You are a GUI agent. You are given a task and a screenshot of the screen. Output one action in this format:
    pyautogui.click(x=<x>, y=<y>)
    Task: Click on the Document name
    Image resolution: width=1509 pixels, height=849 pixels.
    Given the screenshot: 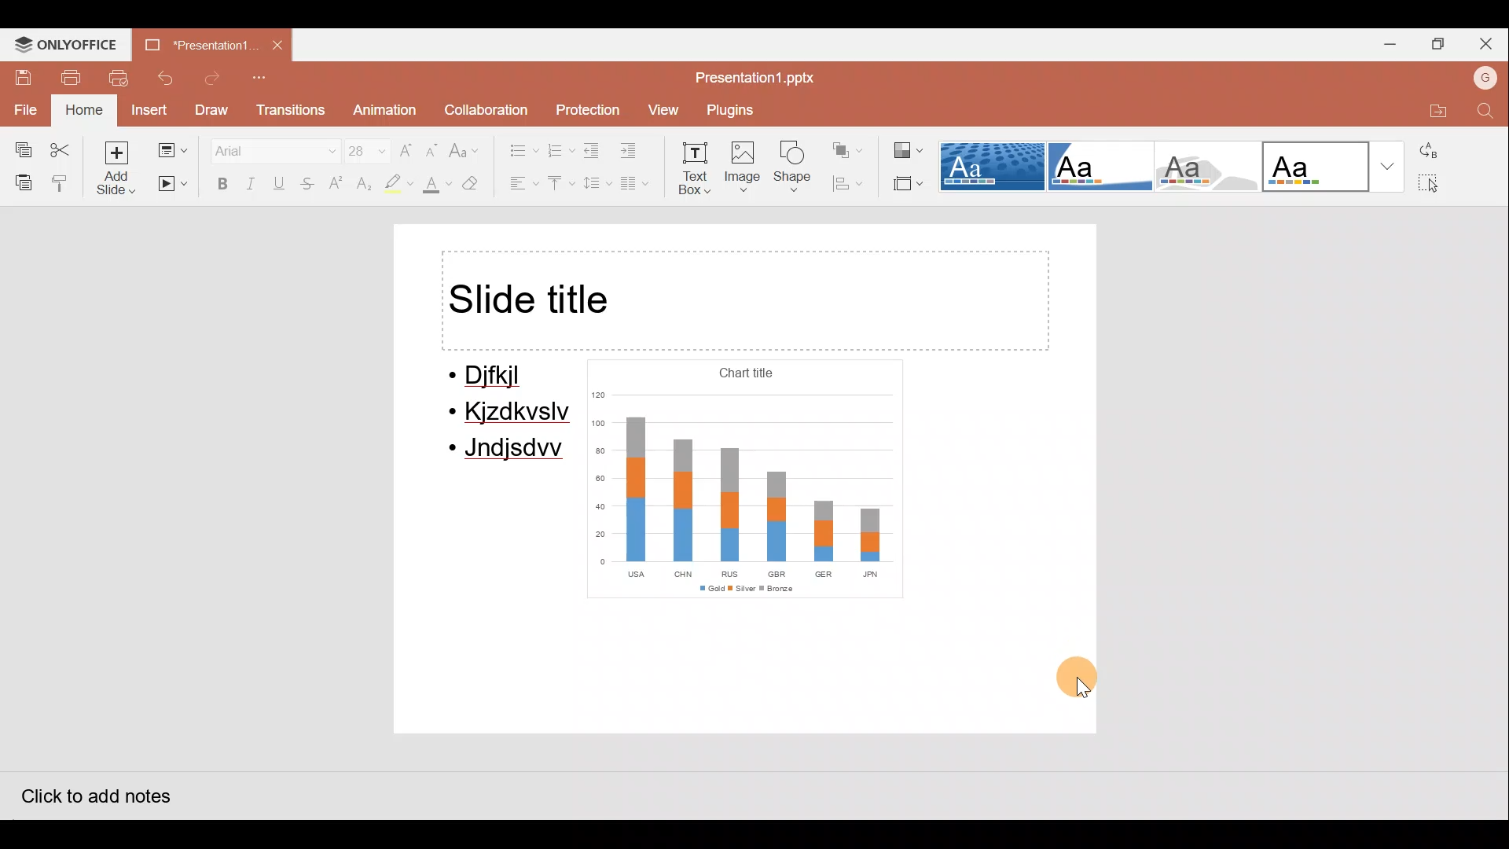 What is the action you would take?
    pyautogui.click(x=754, y=77)
    